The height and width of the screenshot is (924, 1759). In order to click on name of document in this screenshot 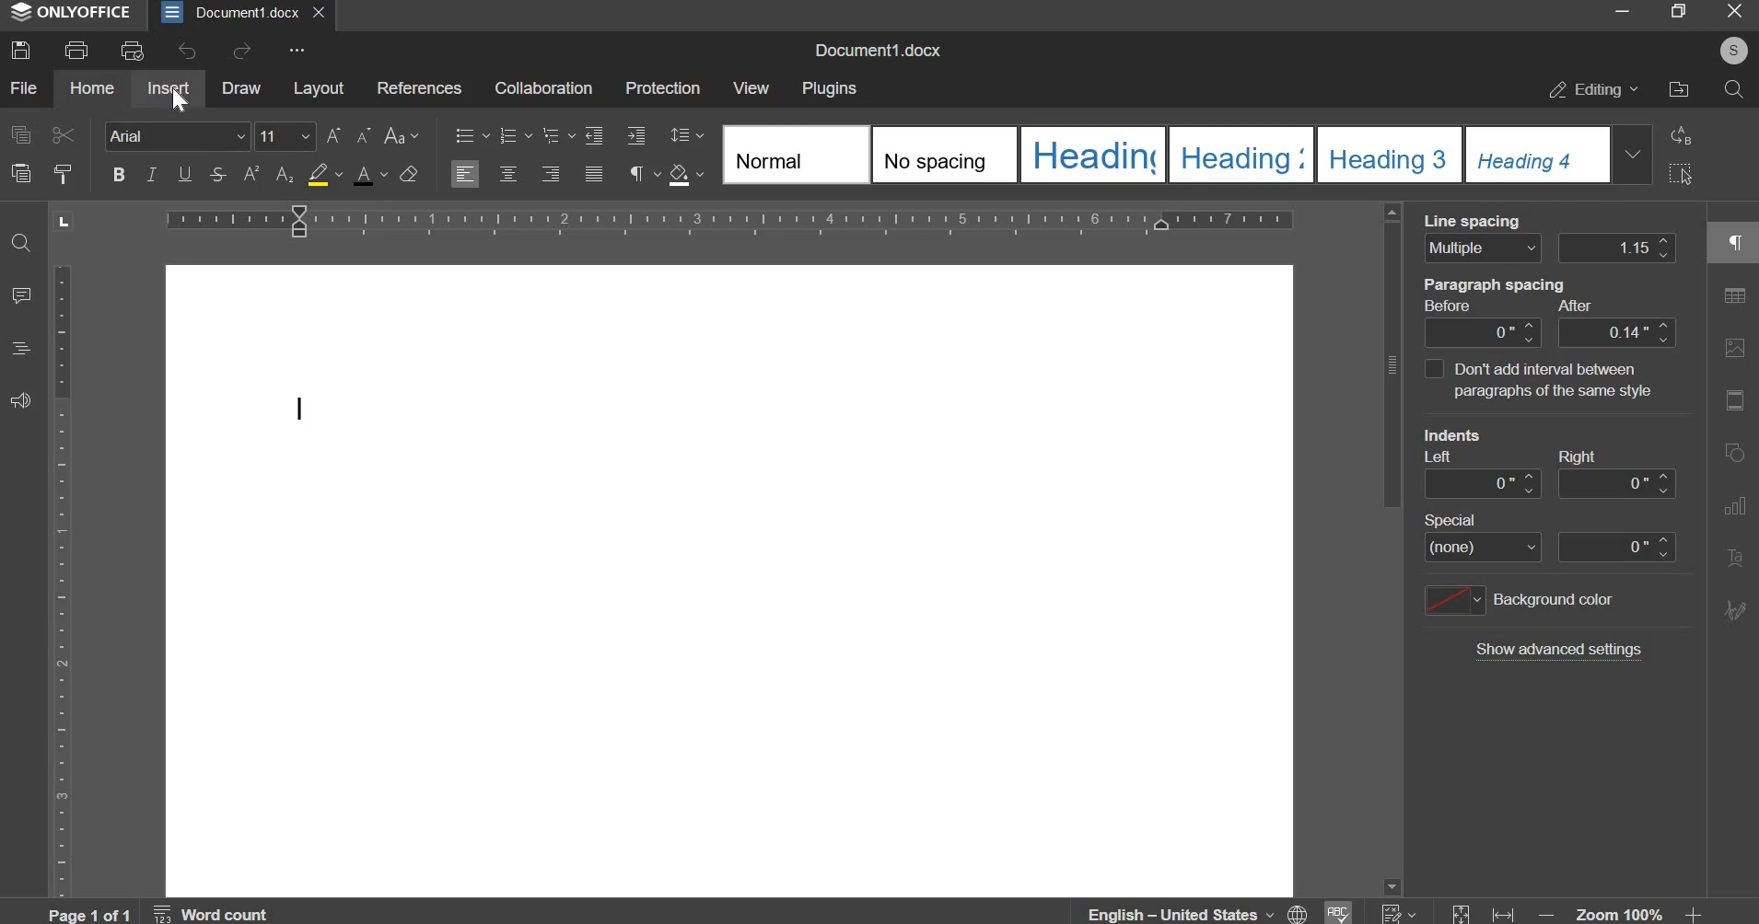, I will do `click(877, 51)`.